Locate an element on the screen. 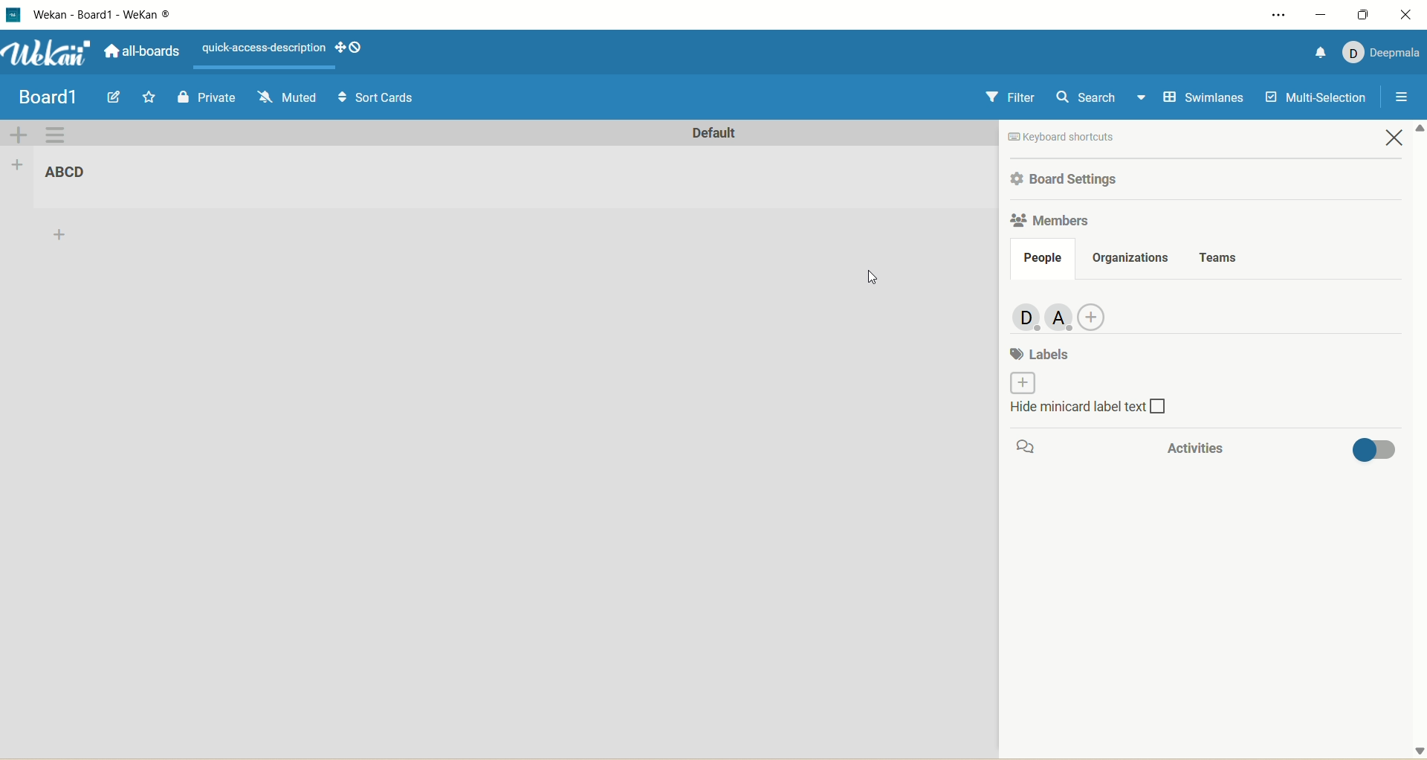 This screenshot has height=760, width=1427. add is located at coordinates (61, 237).